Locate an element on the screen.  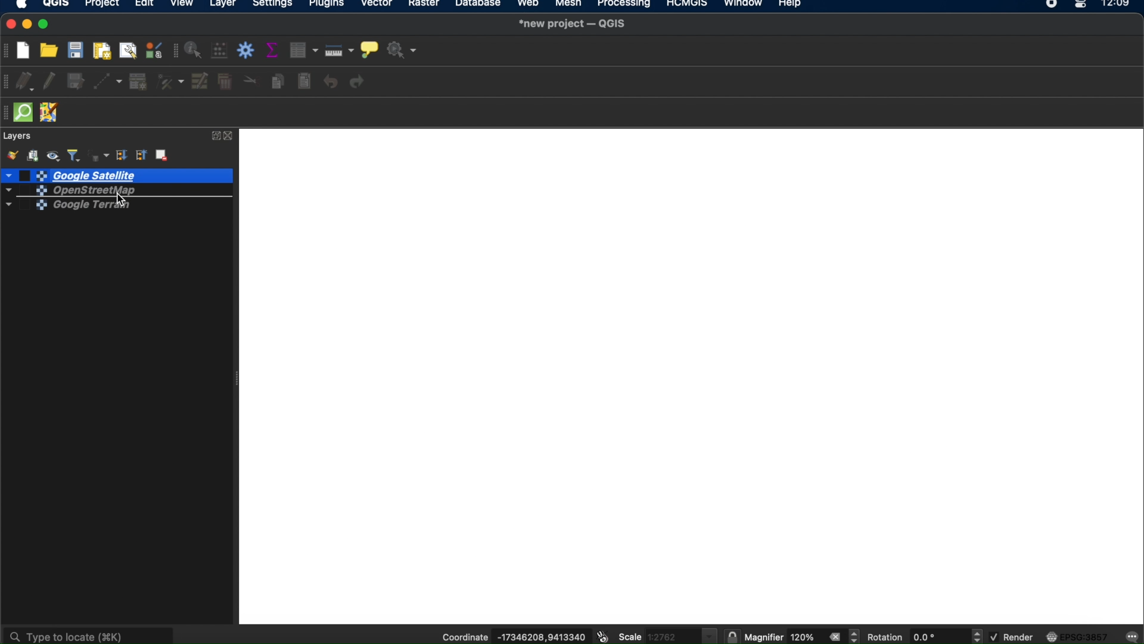
open project is located at coordinates (51, 50).